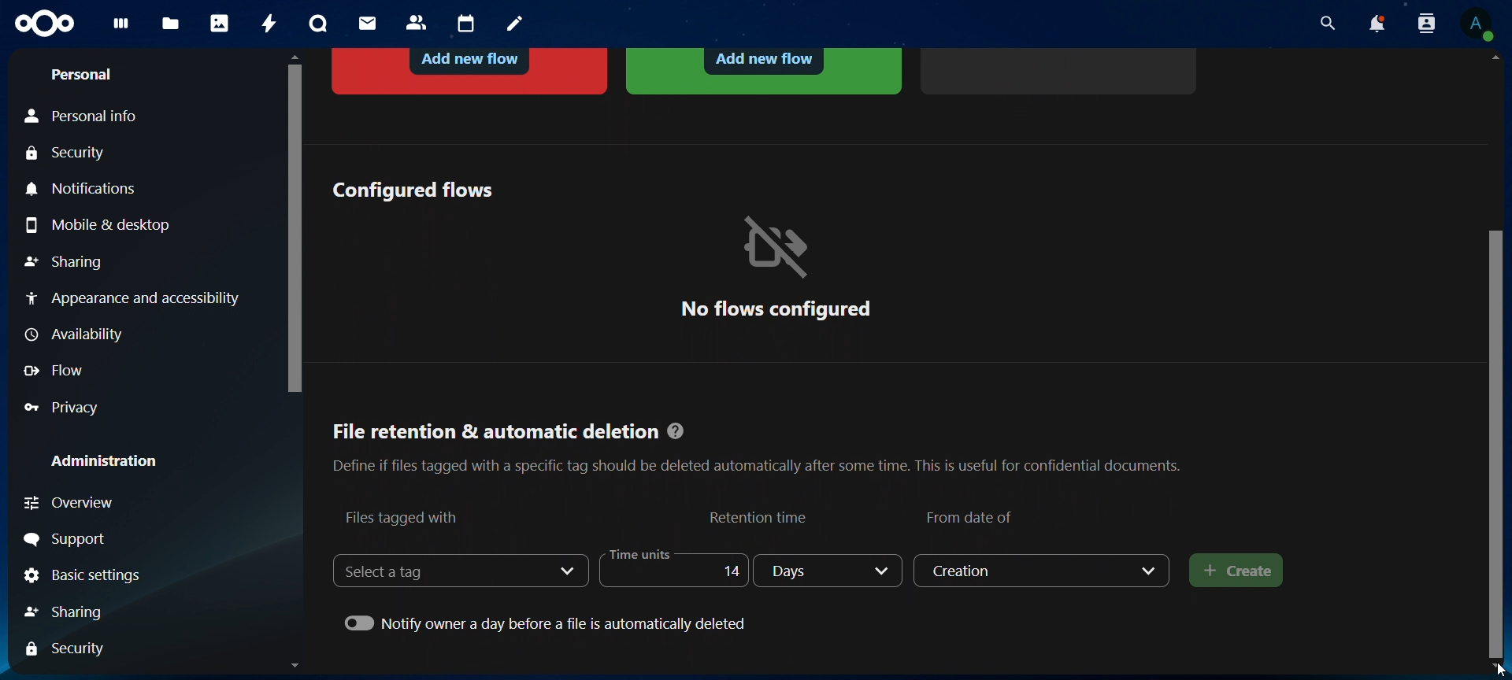  I want to click on overview, so click(100, 503).